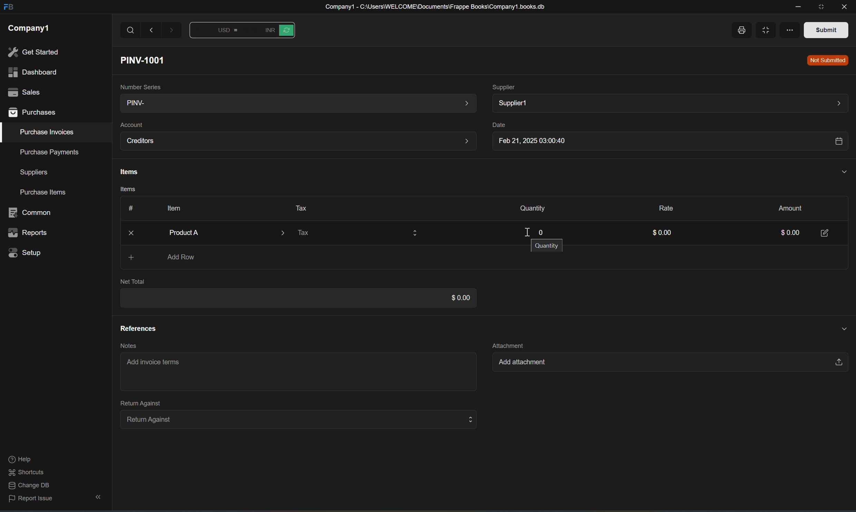  I want to click on More options, so click(789, 30).